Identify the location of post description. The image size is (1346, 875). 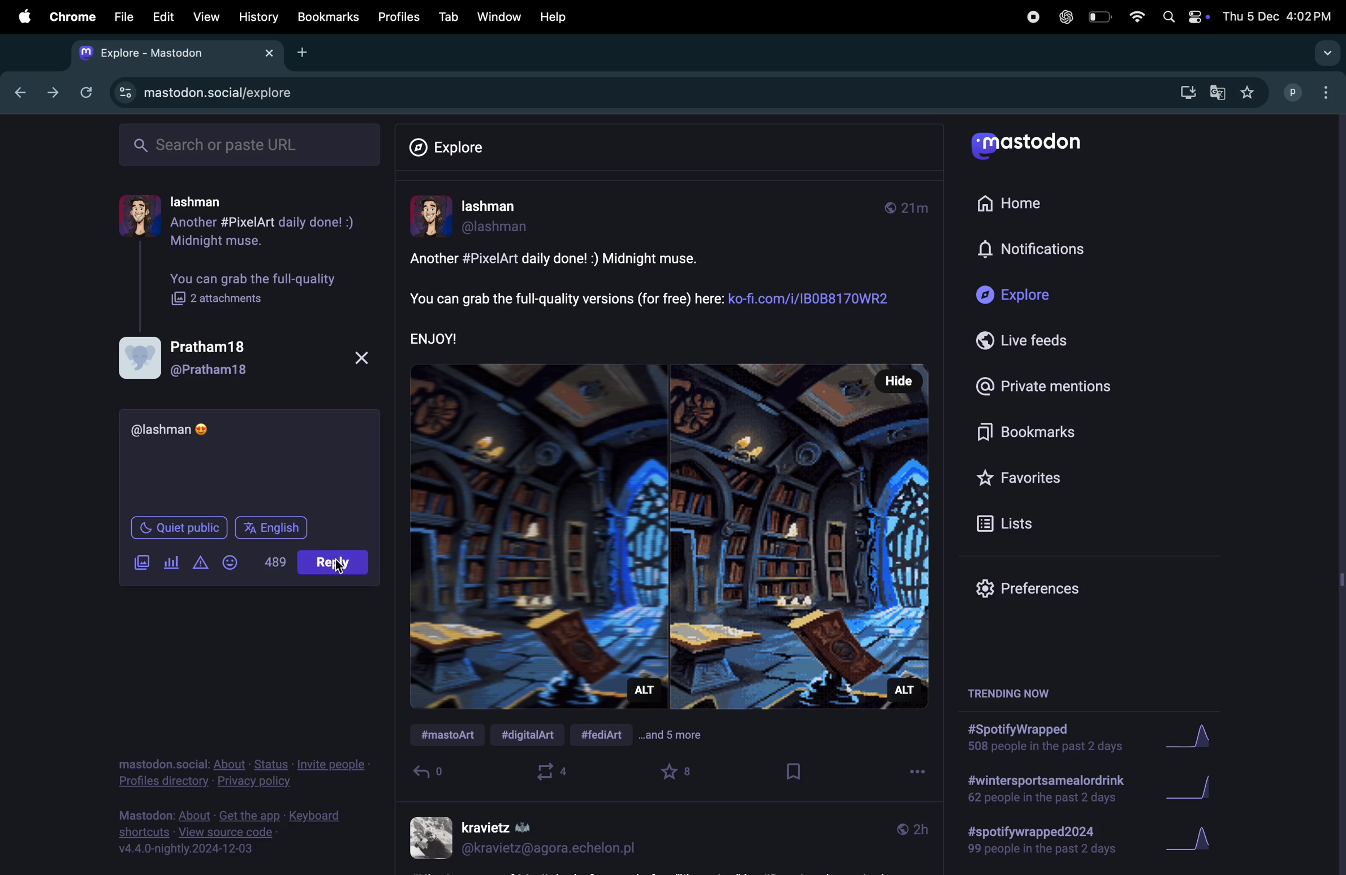
(657, 298).